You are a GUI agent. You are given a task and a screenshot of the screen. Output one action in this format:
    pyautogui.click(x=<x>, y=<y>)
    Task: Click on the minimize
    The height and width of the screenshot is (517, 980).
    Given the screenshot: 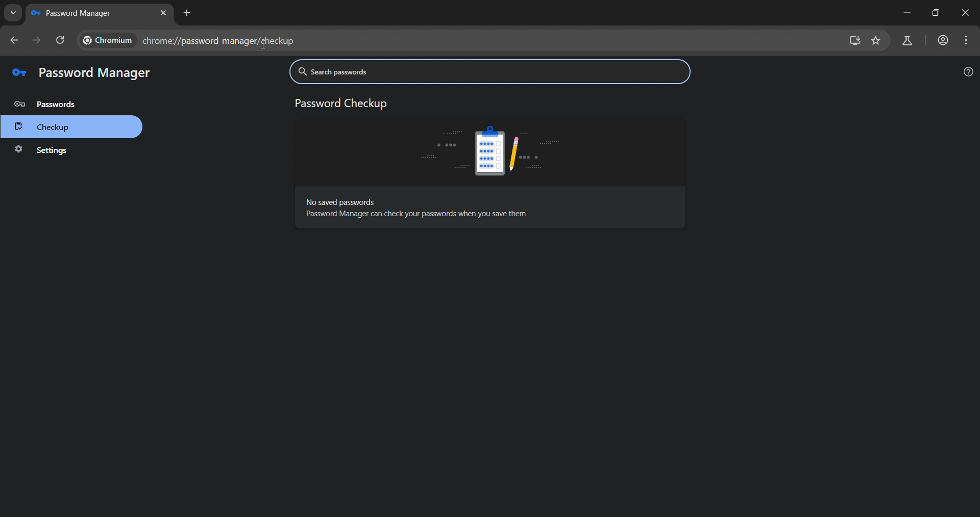 What is the action you would take?
    pyautogui.click(x=905, y=11)
    